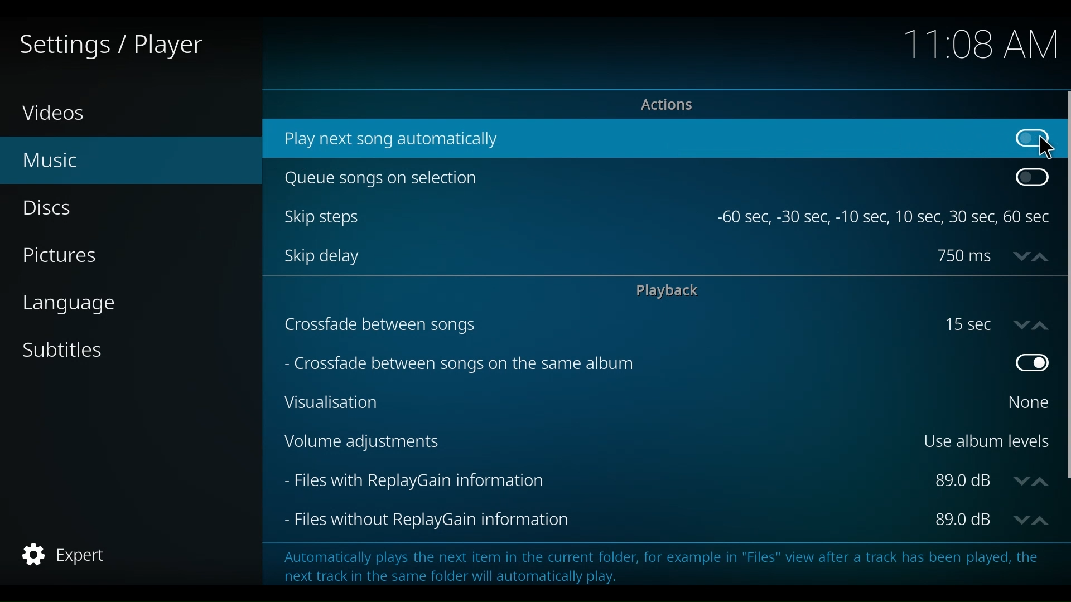 This screenshot has height=602, width=1071. Describe the element at coordinates (672, 291) in the screenshot. I see `playback` at that location.